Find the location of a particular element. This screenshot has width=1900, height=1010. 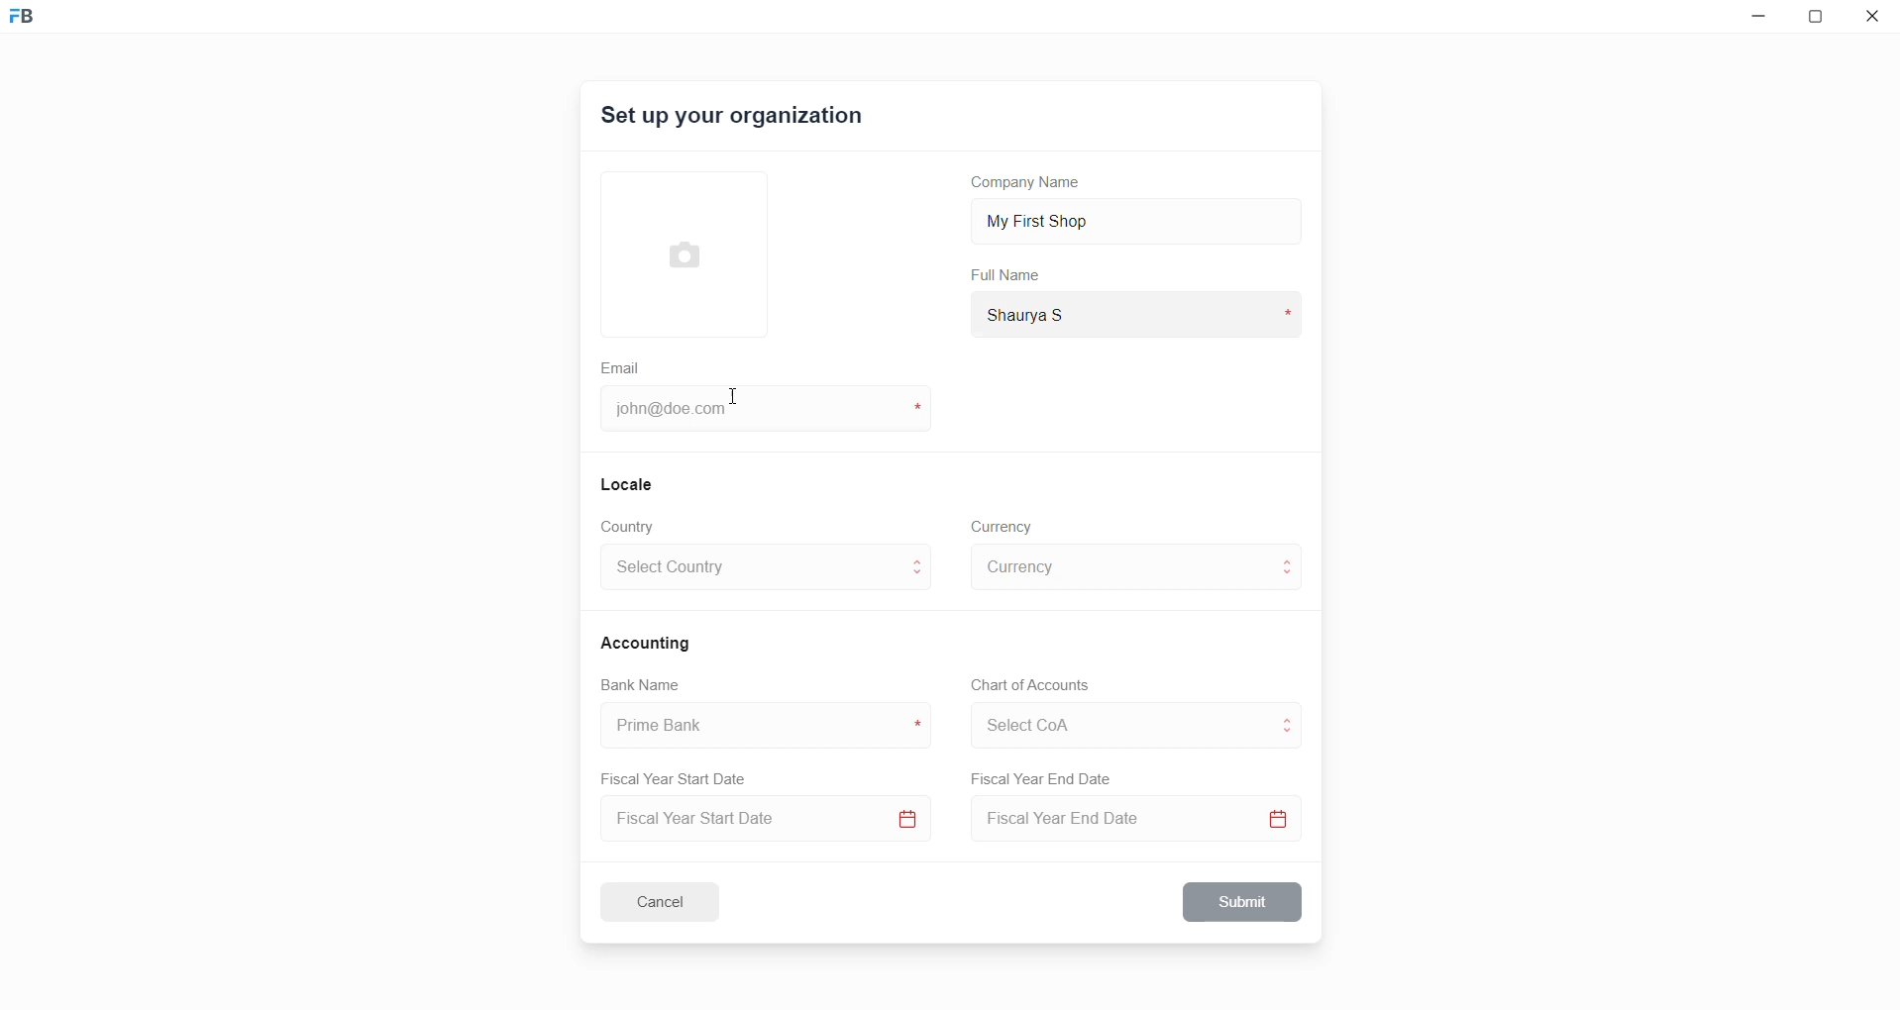

Bank Name is located at coordinates (641, 687).